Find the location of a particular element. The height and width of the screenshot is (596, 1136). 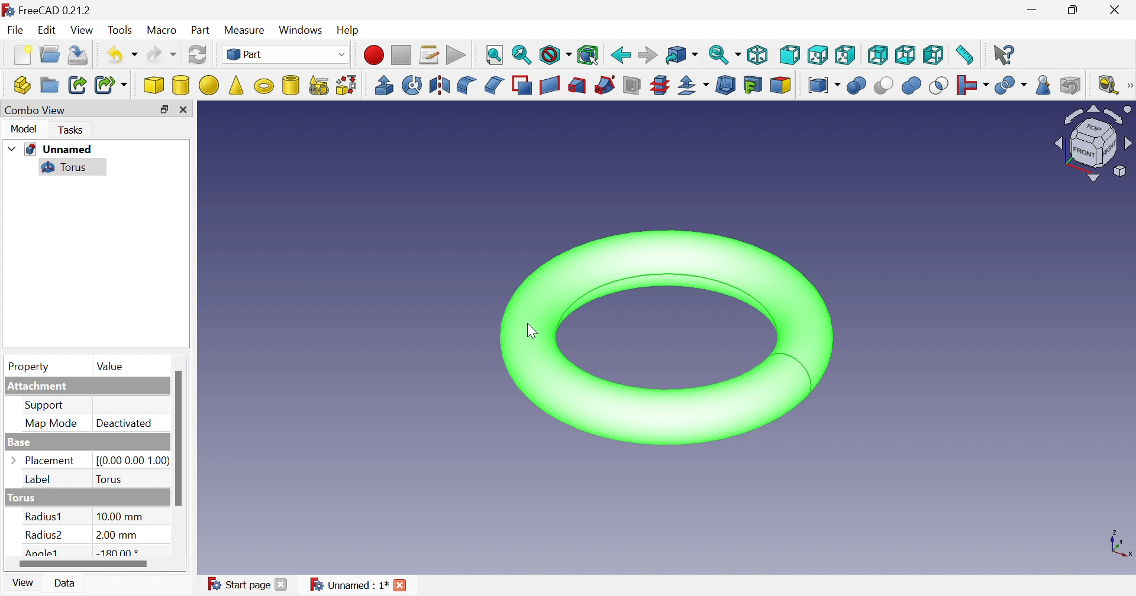

Angle1 is located at coordinates (42, 552).